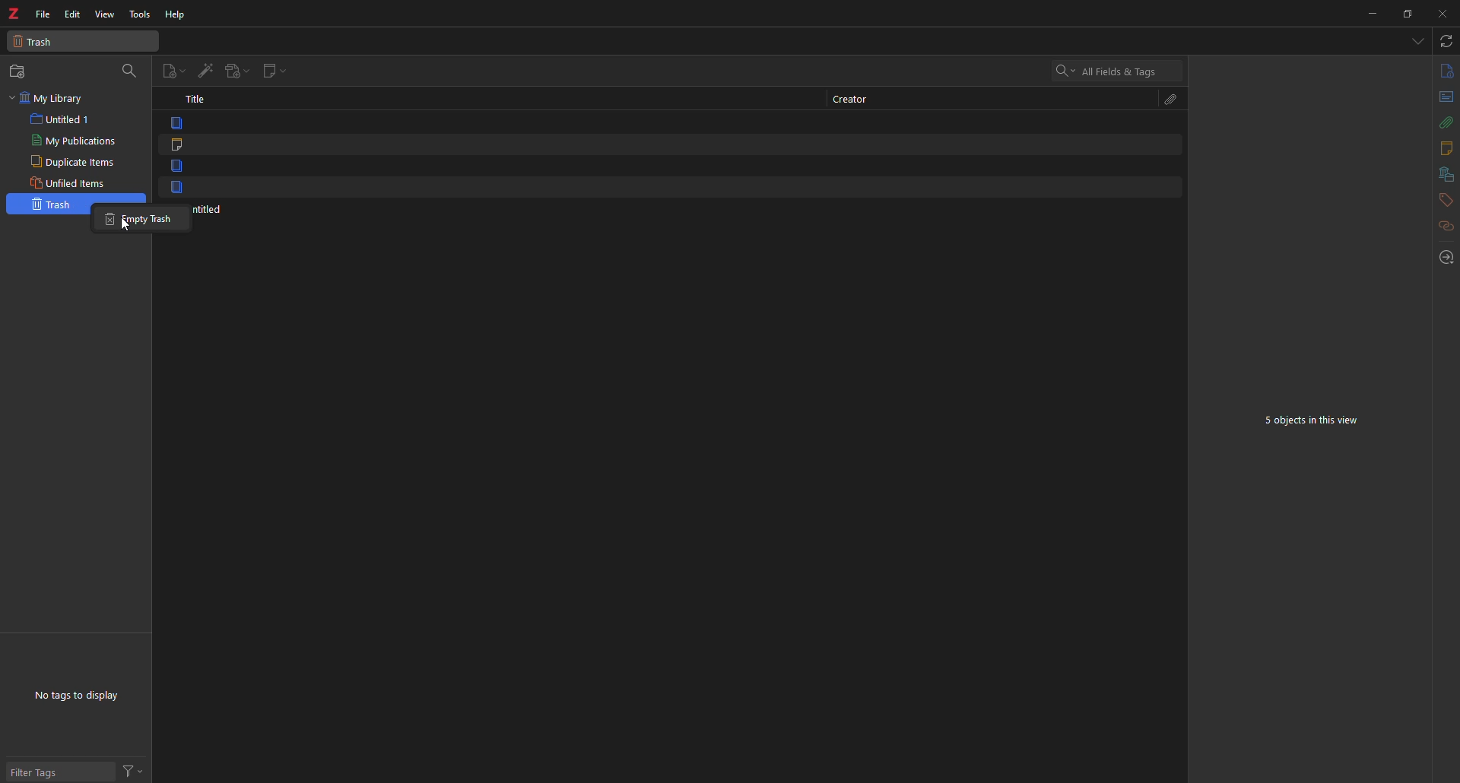 This screenshot has height=783, width=1460. Describe the element at coordinates (80, 699) in the screenshot. I see `no tags` at that location.